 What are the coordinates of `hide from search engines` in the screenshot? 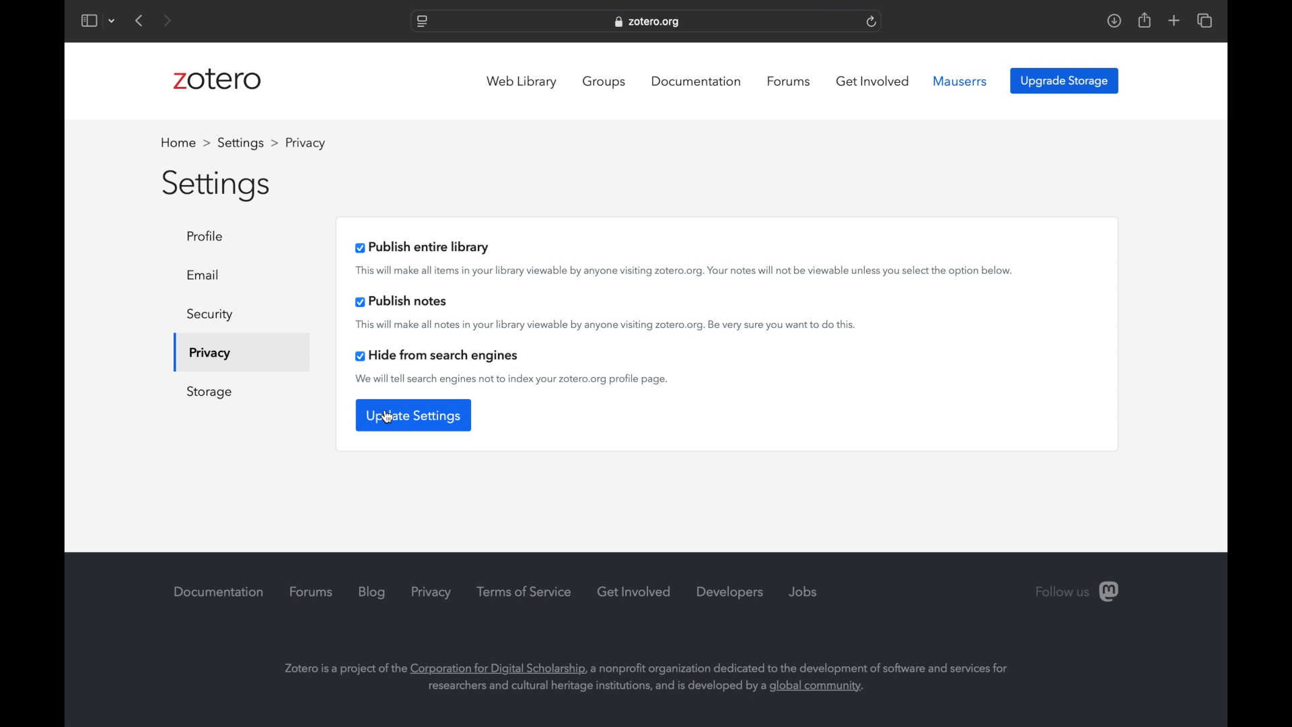 It's located at (439, 356).